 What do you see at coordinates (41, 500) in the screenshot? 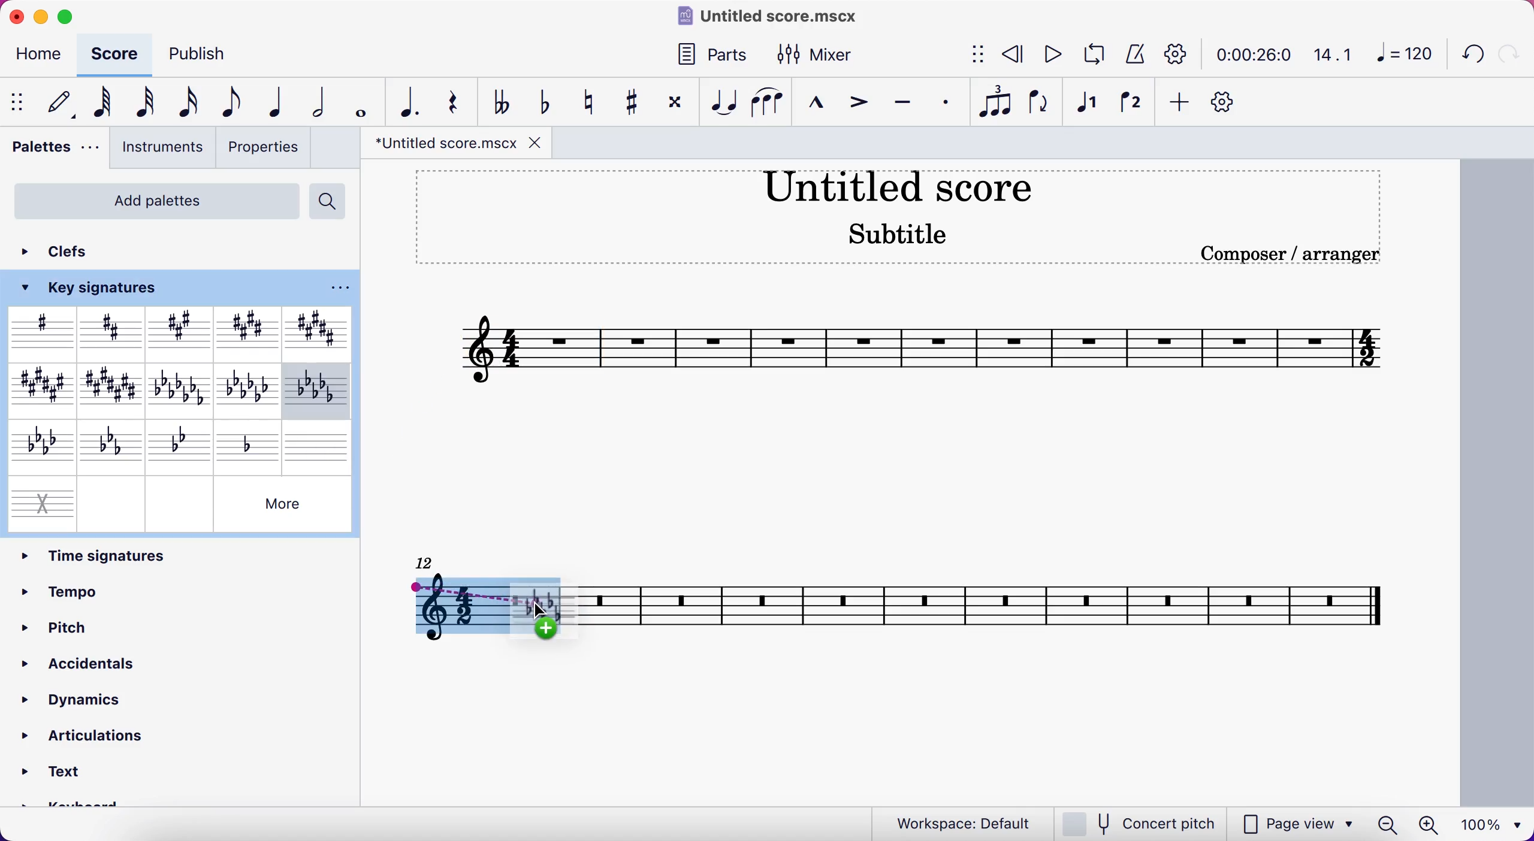
I see `x` at bounding box center [41, 500].